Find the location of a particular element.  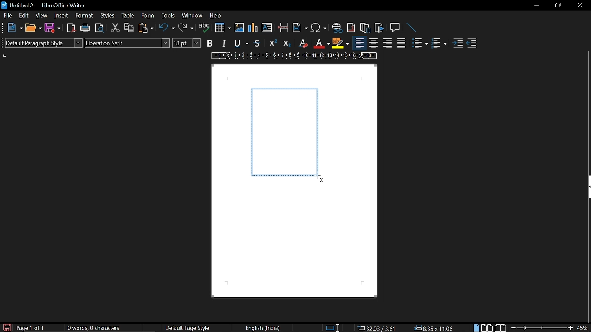

undo is located at coordinates (167, 28).